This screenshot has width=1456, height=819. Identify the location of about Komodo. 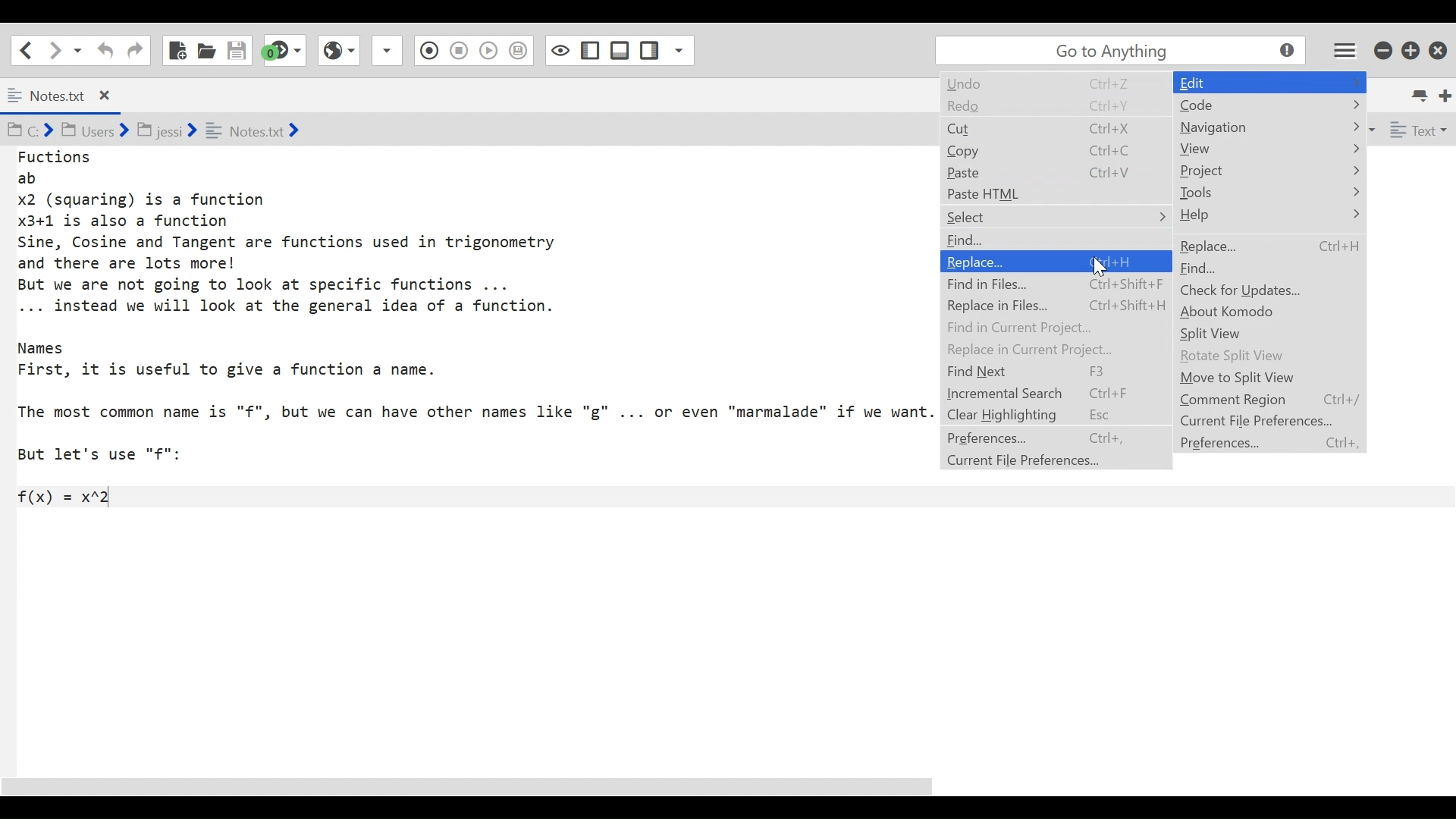
(1245, 312).